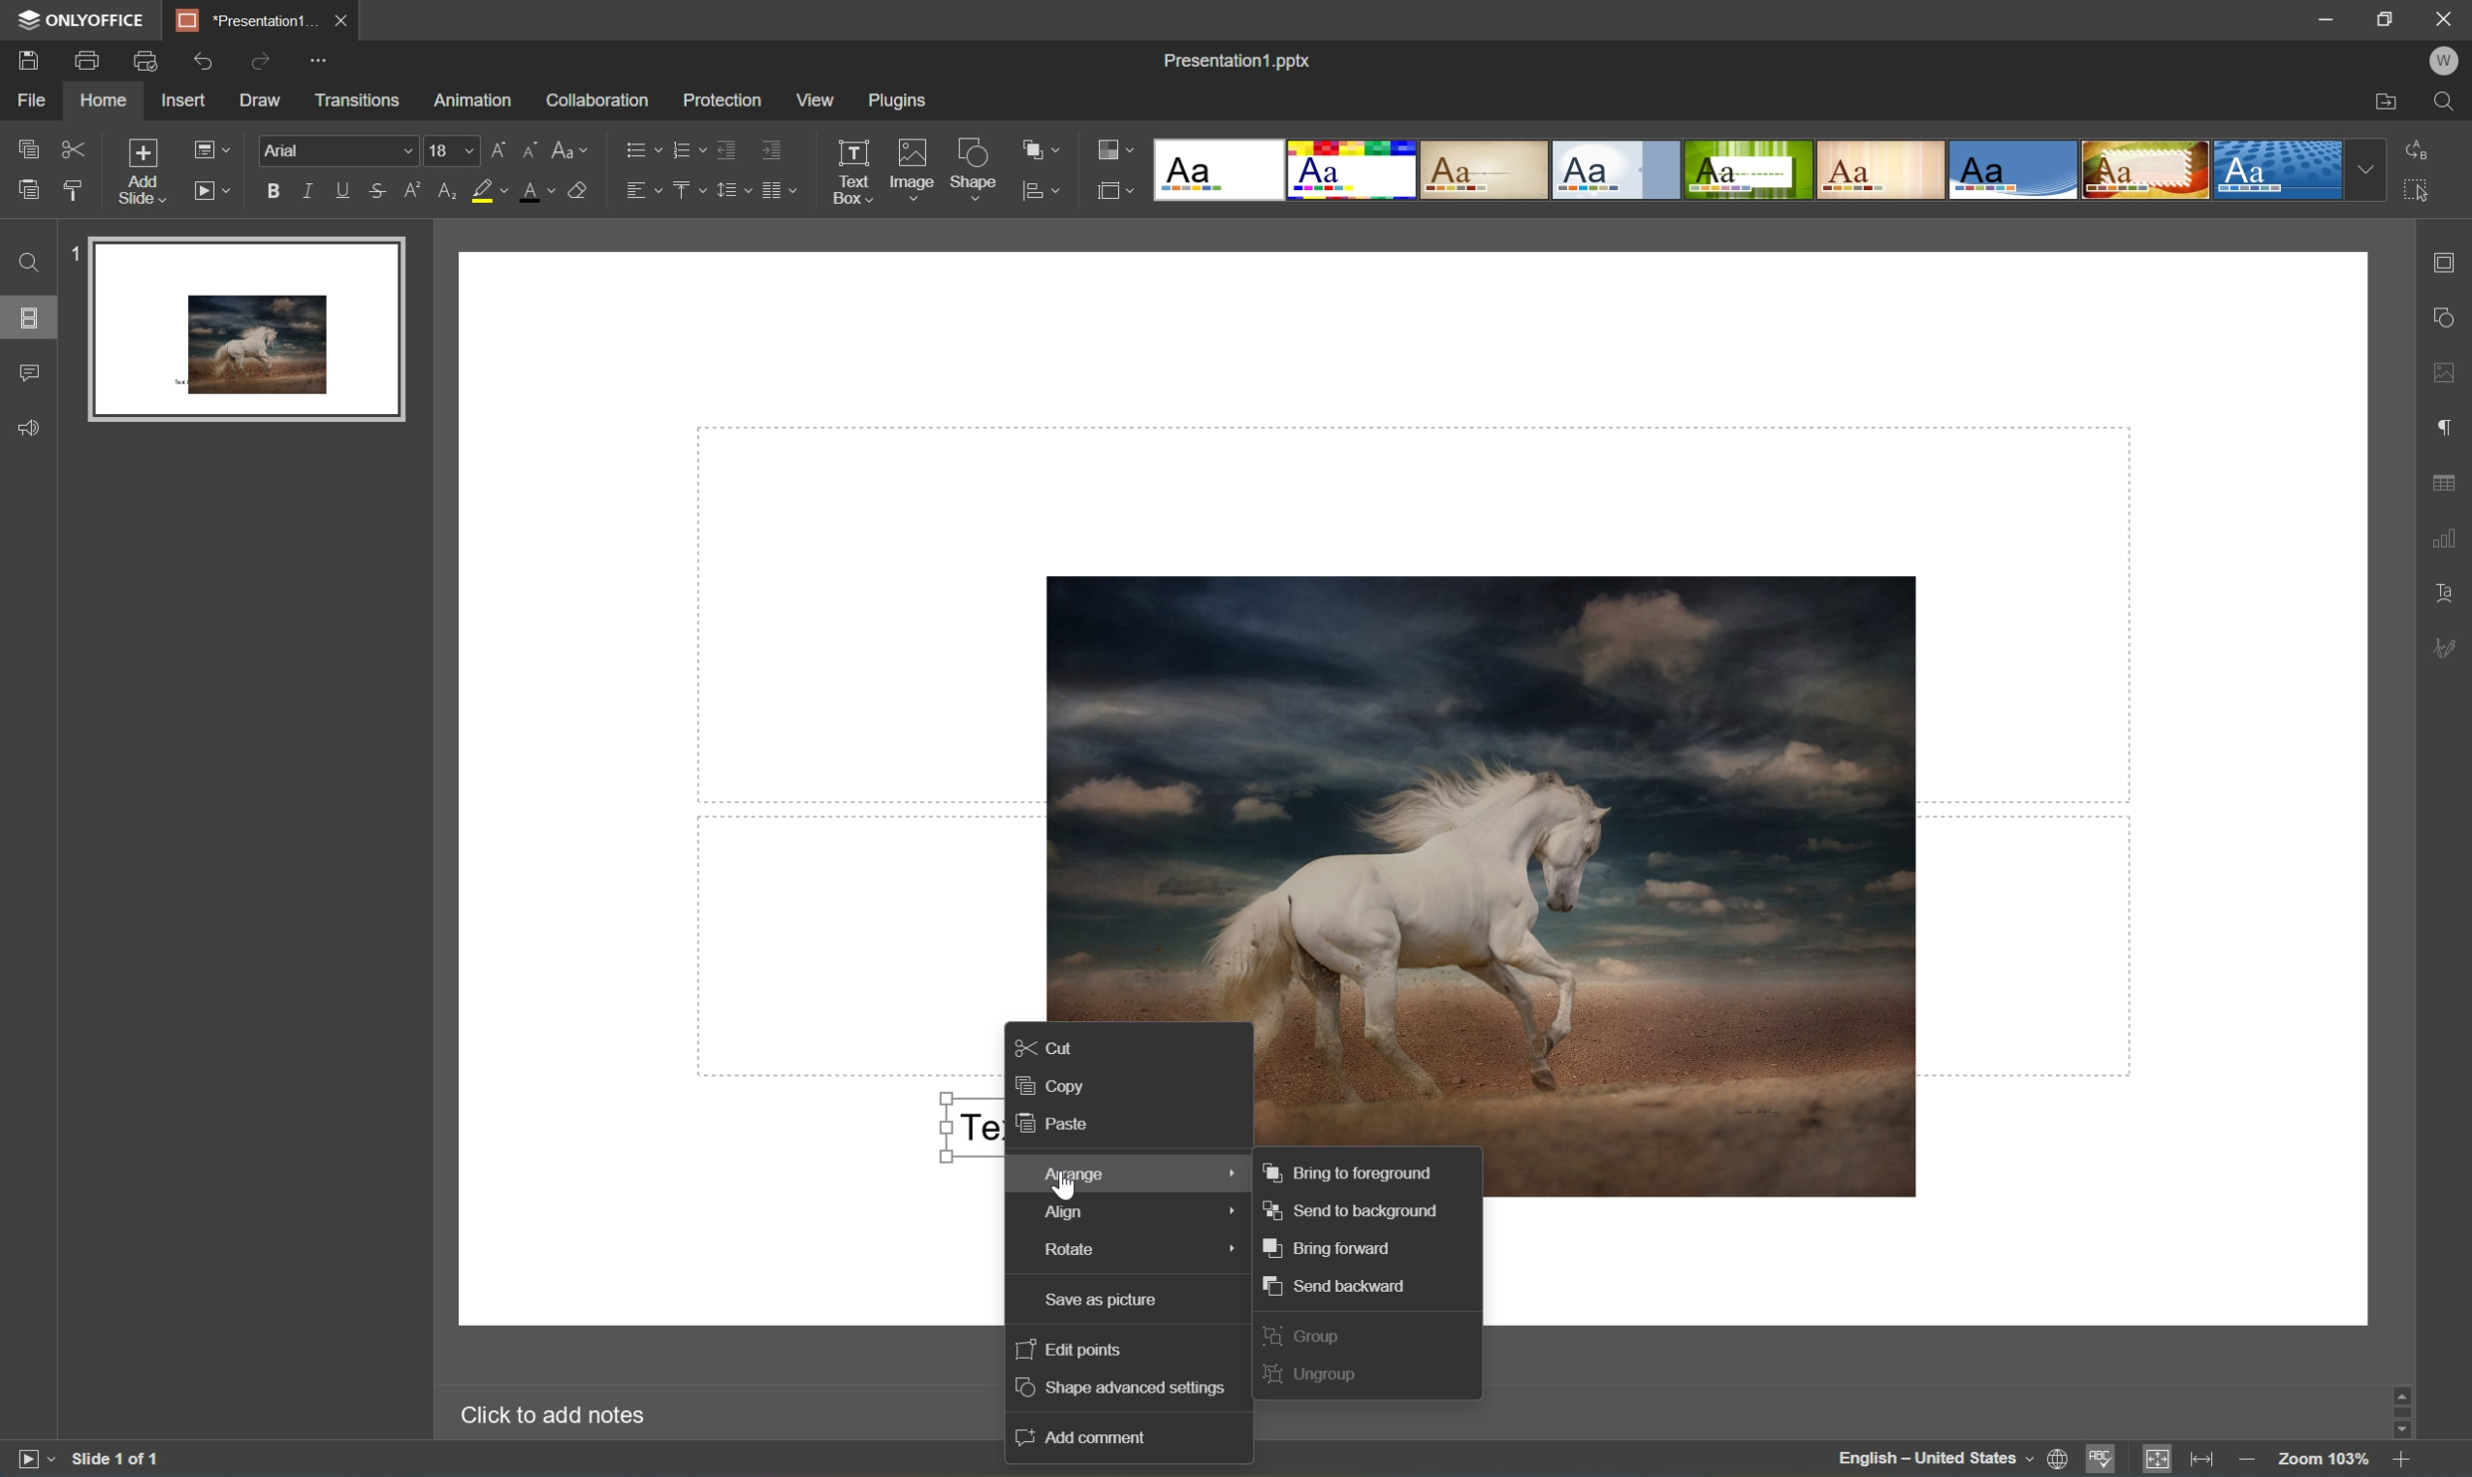 This screenshot has height=1477, width=2472. Describe the element at coordinates (341, 192) in the screenshot. I see `Underline` at that location.